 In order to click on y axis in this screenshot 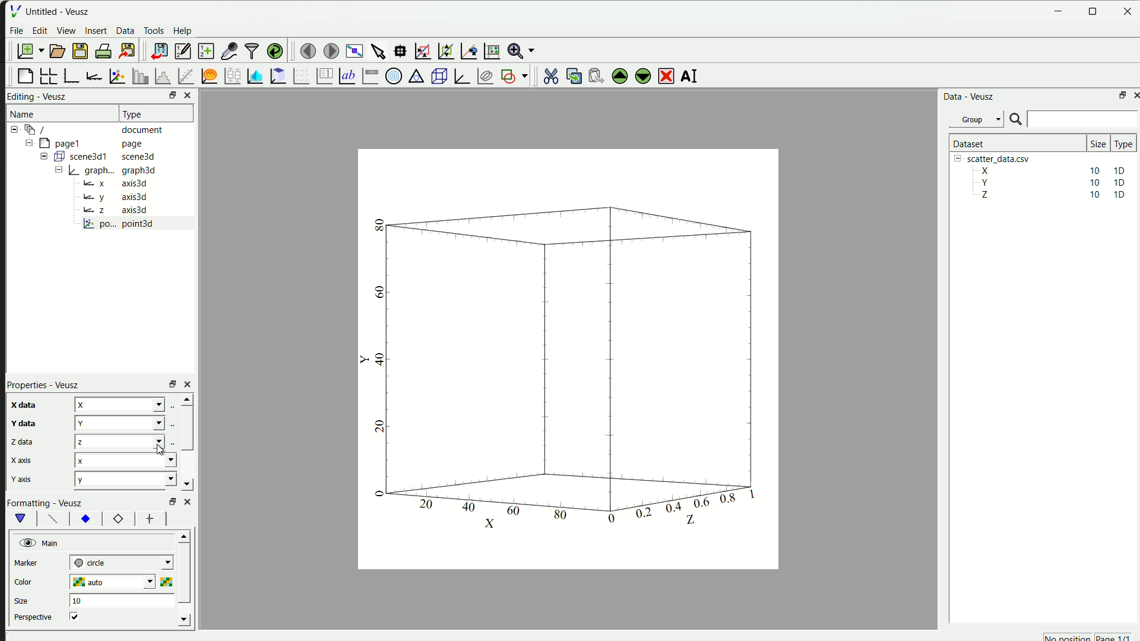, I will do `click(21, 477)`.